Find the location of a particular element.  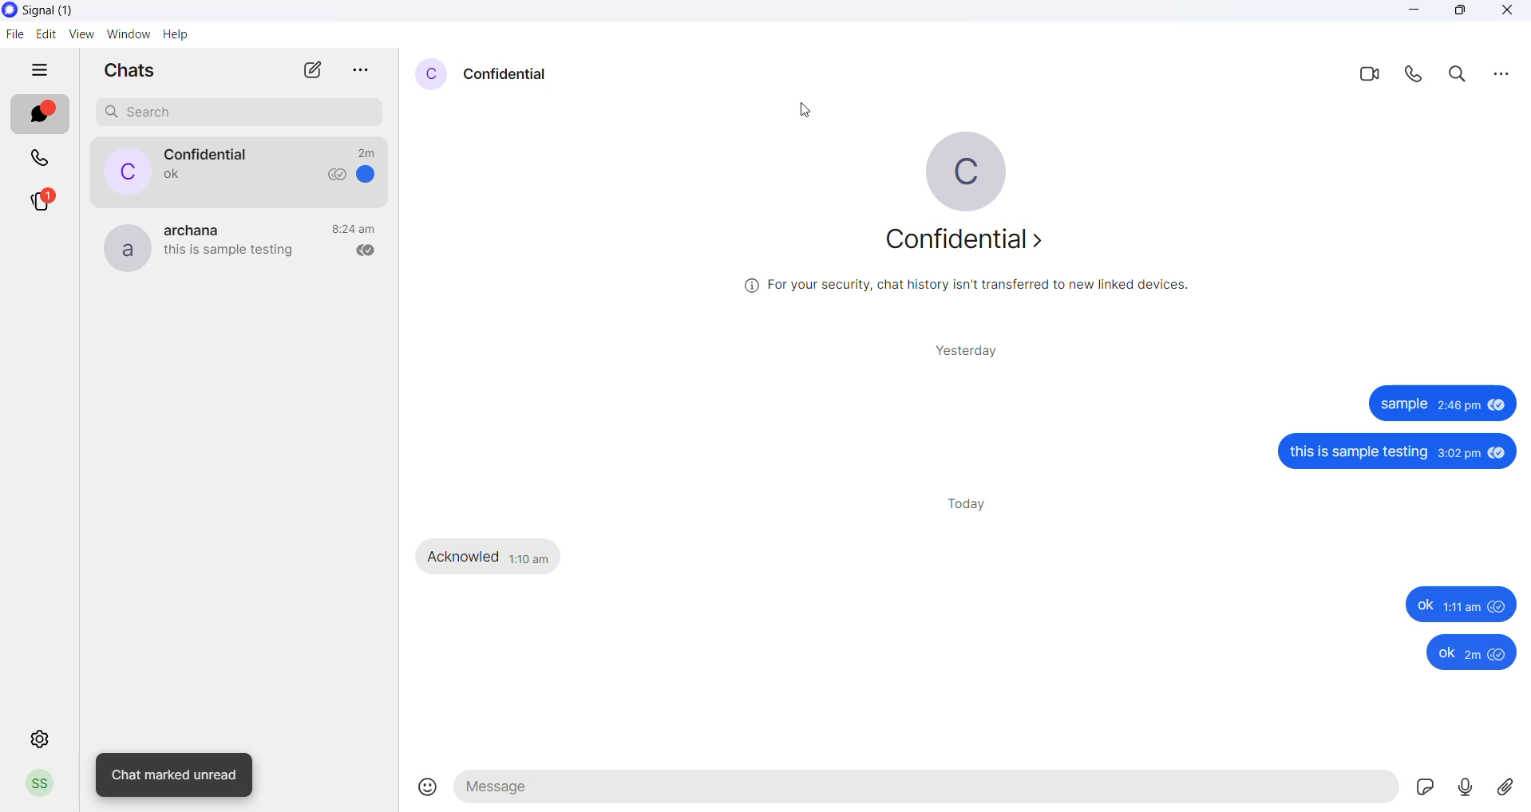

notification for chat unmarked is located at coordinates (177, 775).